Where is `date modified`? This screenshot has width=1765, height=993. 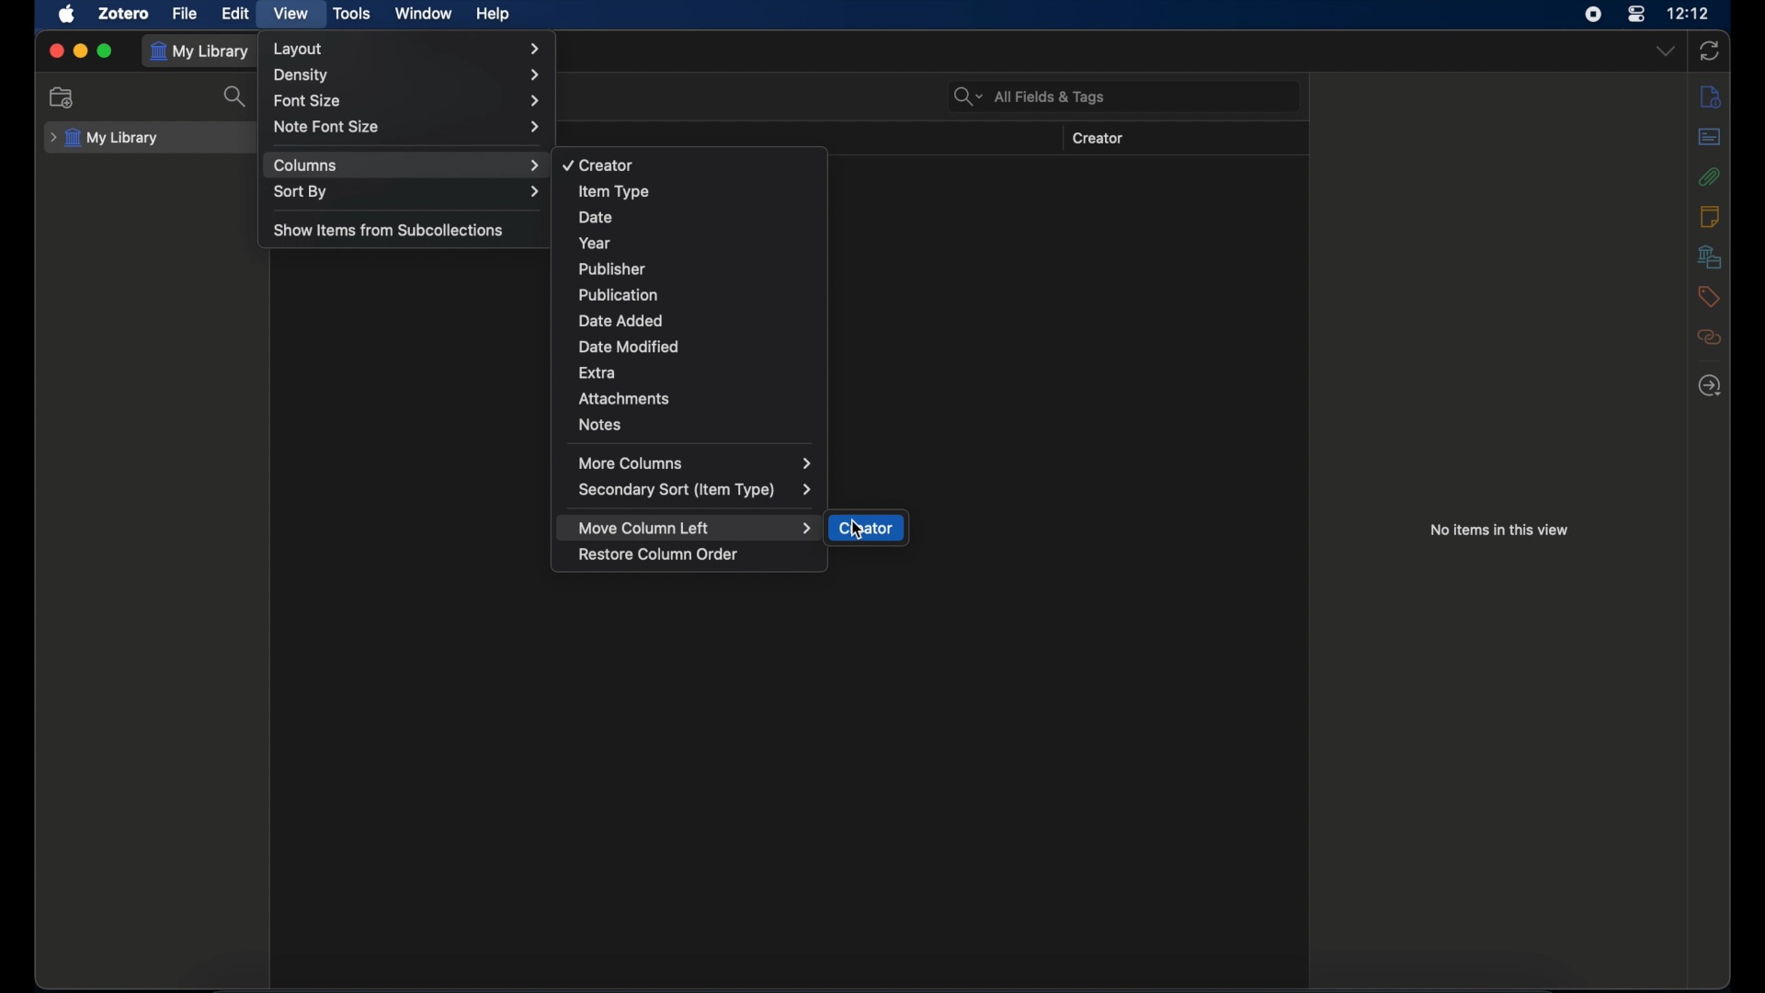 date modified is located at coordinates (631, 347).